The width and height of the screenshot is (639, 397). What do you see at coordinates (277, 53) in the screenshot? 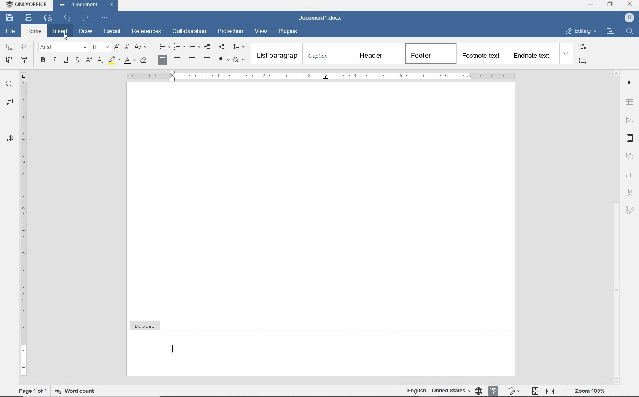
I see `List paragraph` at bounding box center [277, 53].